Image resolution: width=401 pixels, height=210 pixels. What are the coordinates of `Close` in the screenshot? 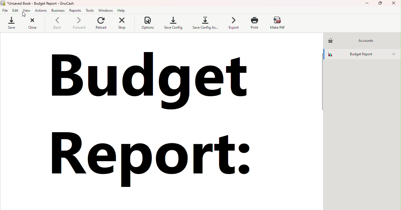 It's located at (395, 5).